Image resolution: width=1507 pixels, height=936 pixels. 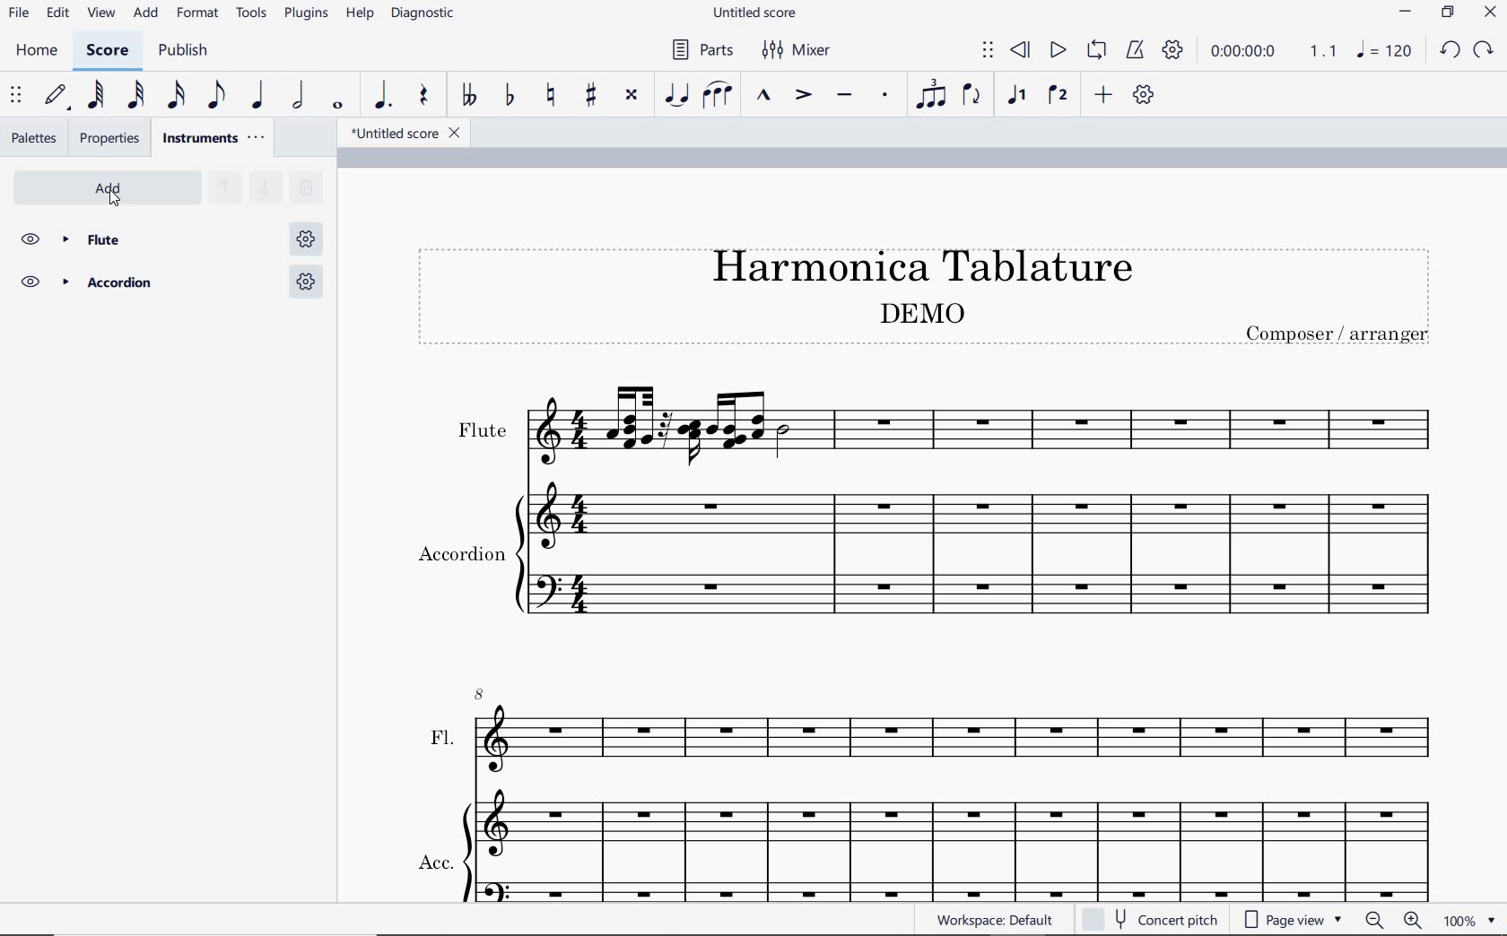 I want to click on PUBLISH, so click(x=186, y=51).